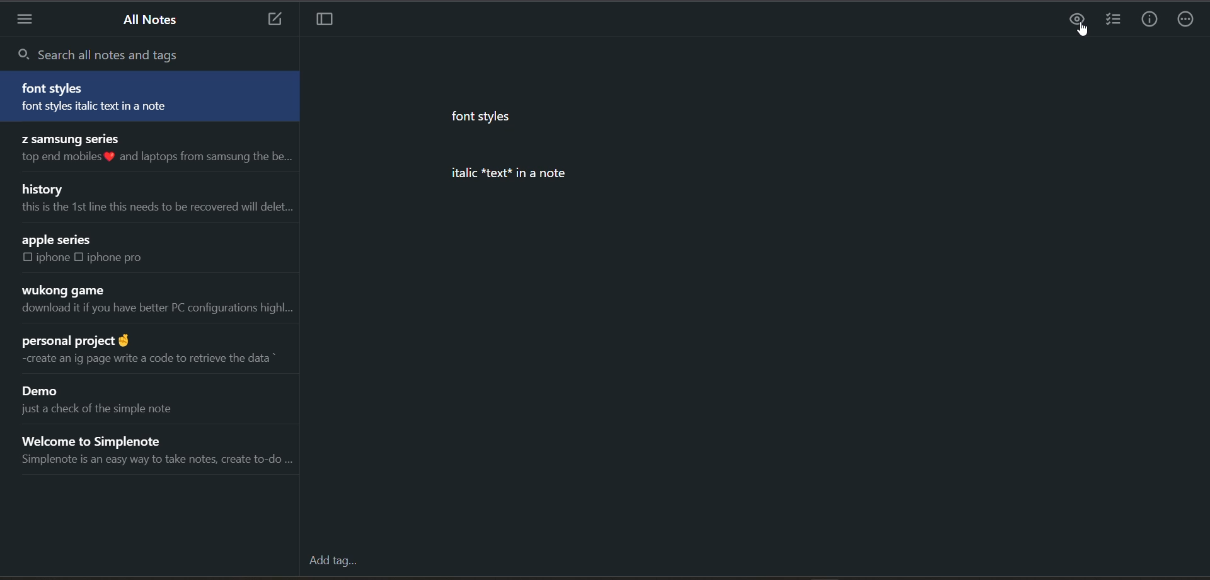  Describe the element at coordinates (155, 151) in the screenshot. I see `note title and preview` at that location.